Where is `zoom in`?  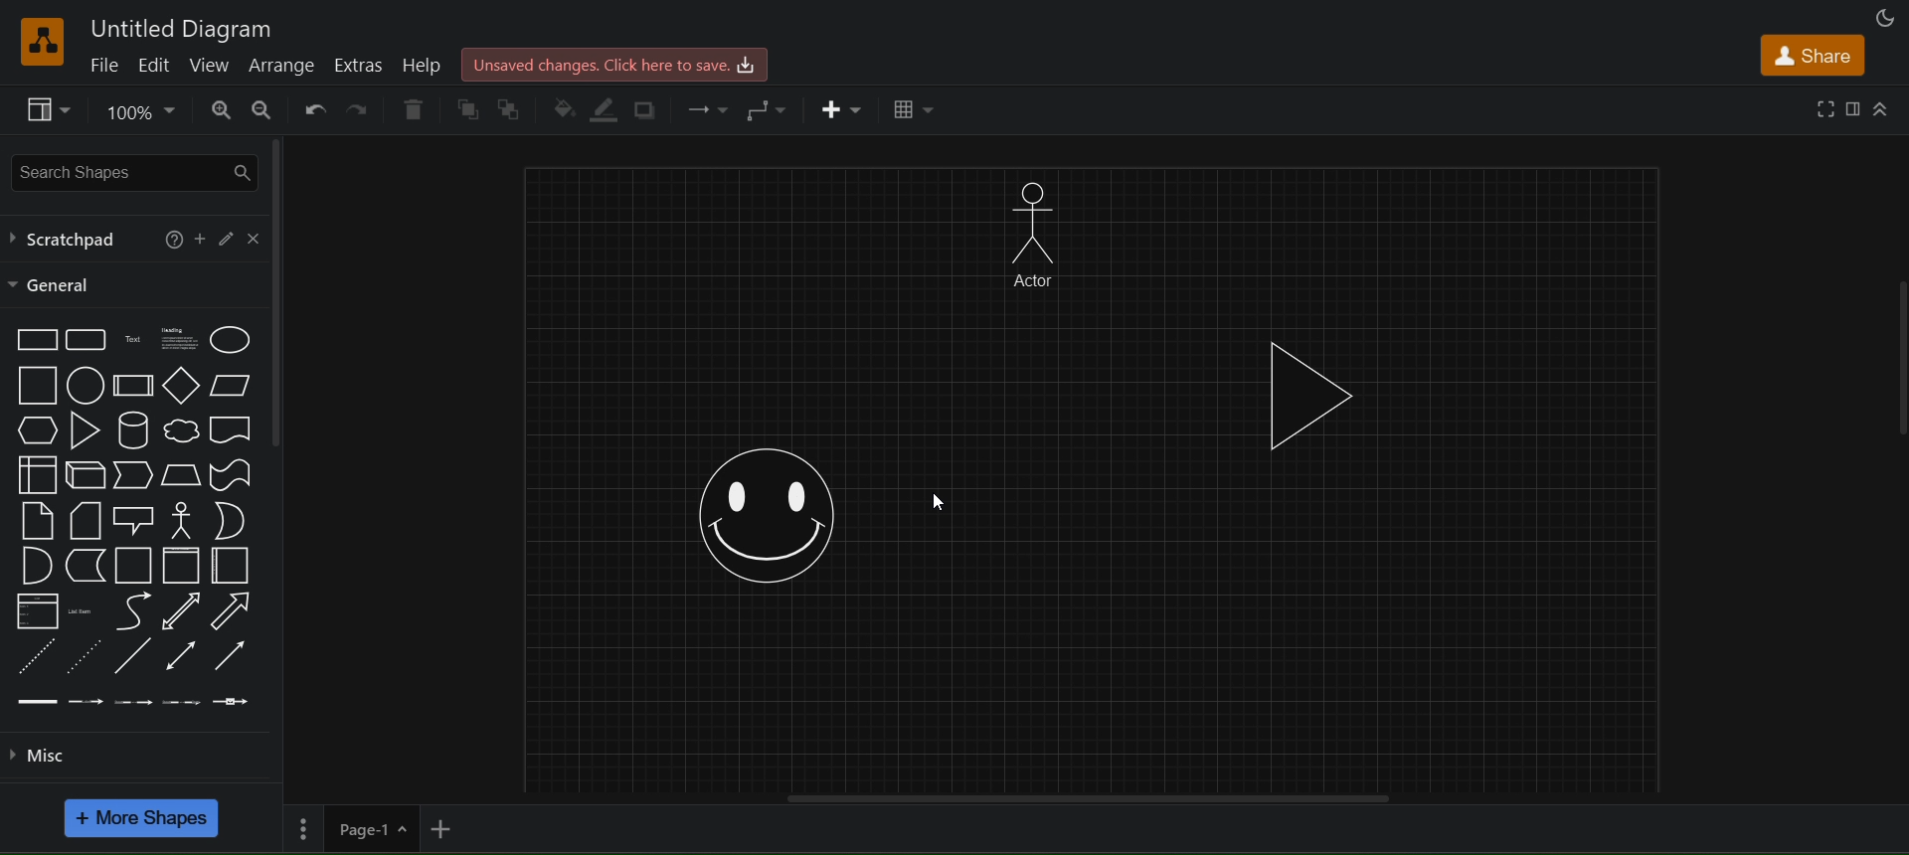 zoom in is located at coordinates (218, 110).